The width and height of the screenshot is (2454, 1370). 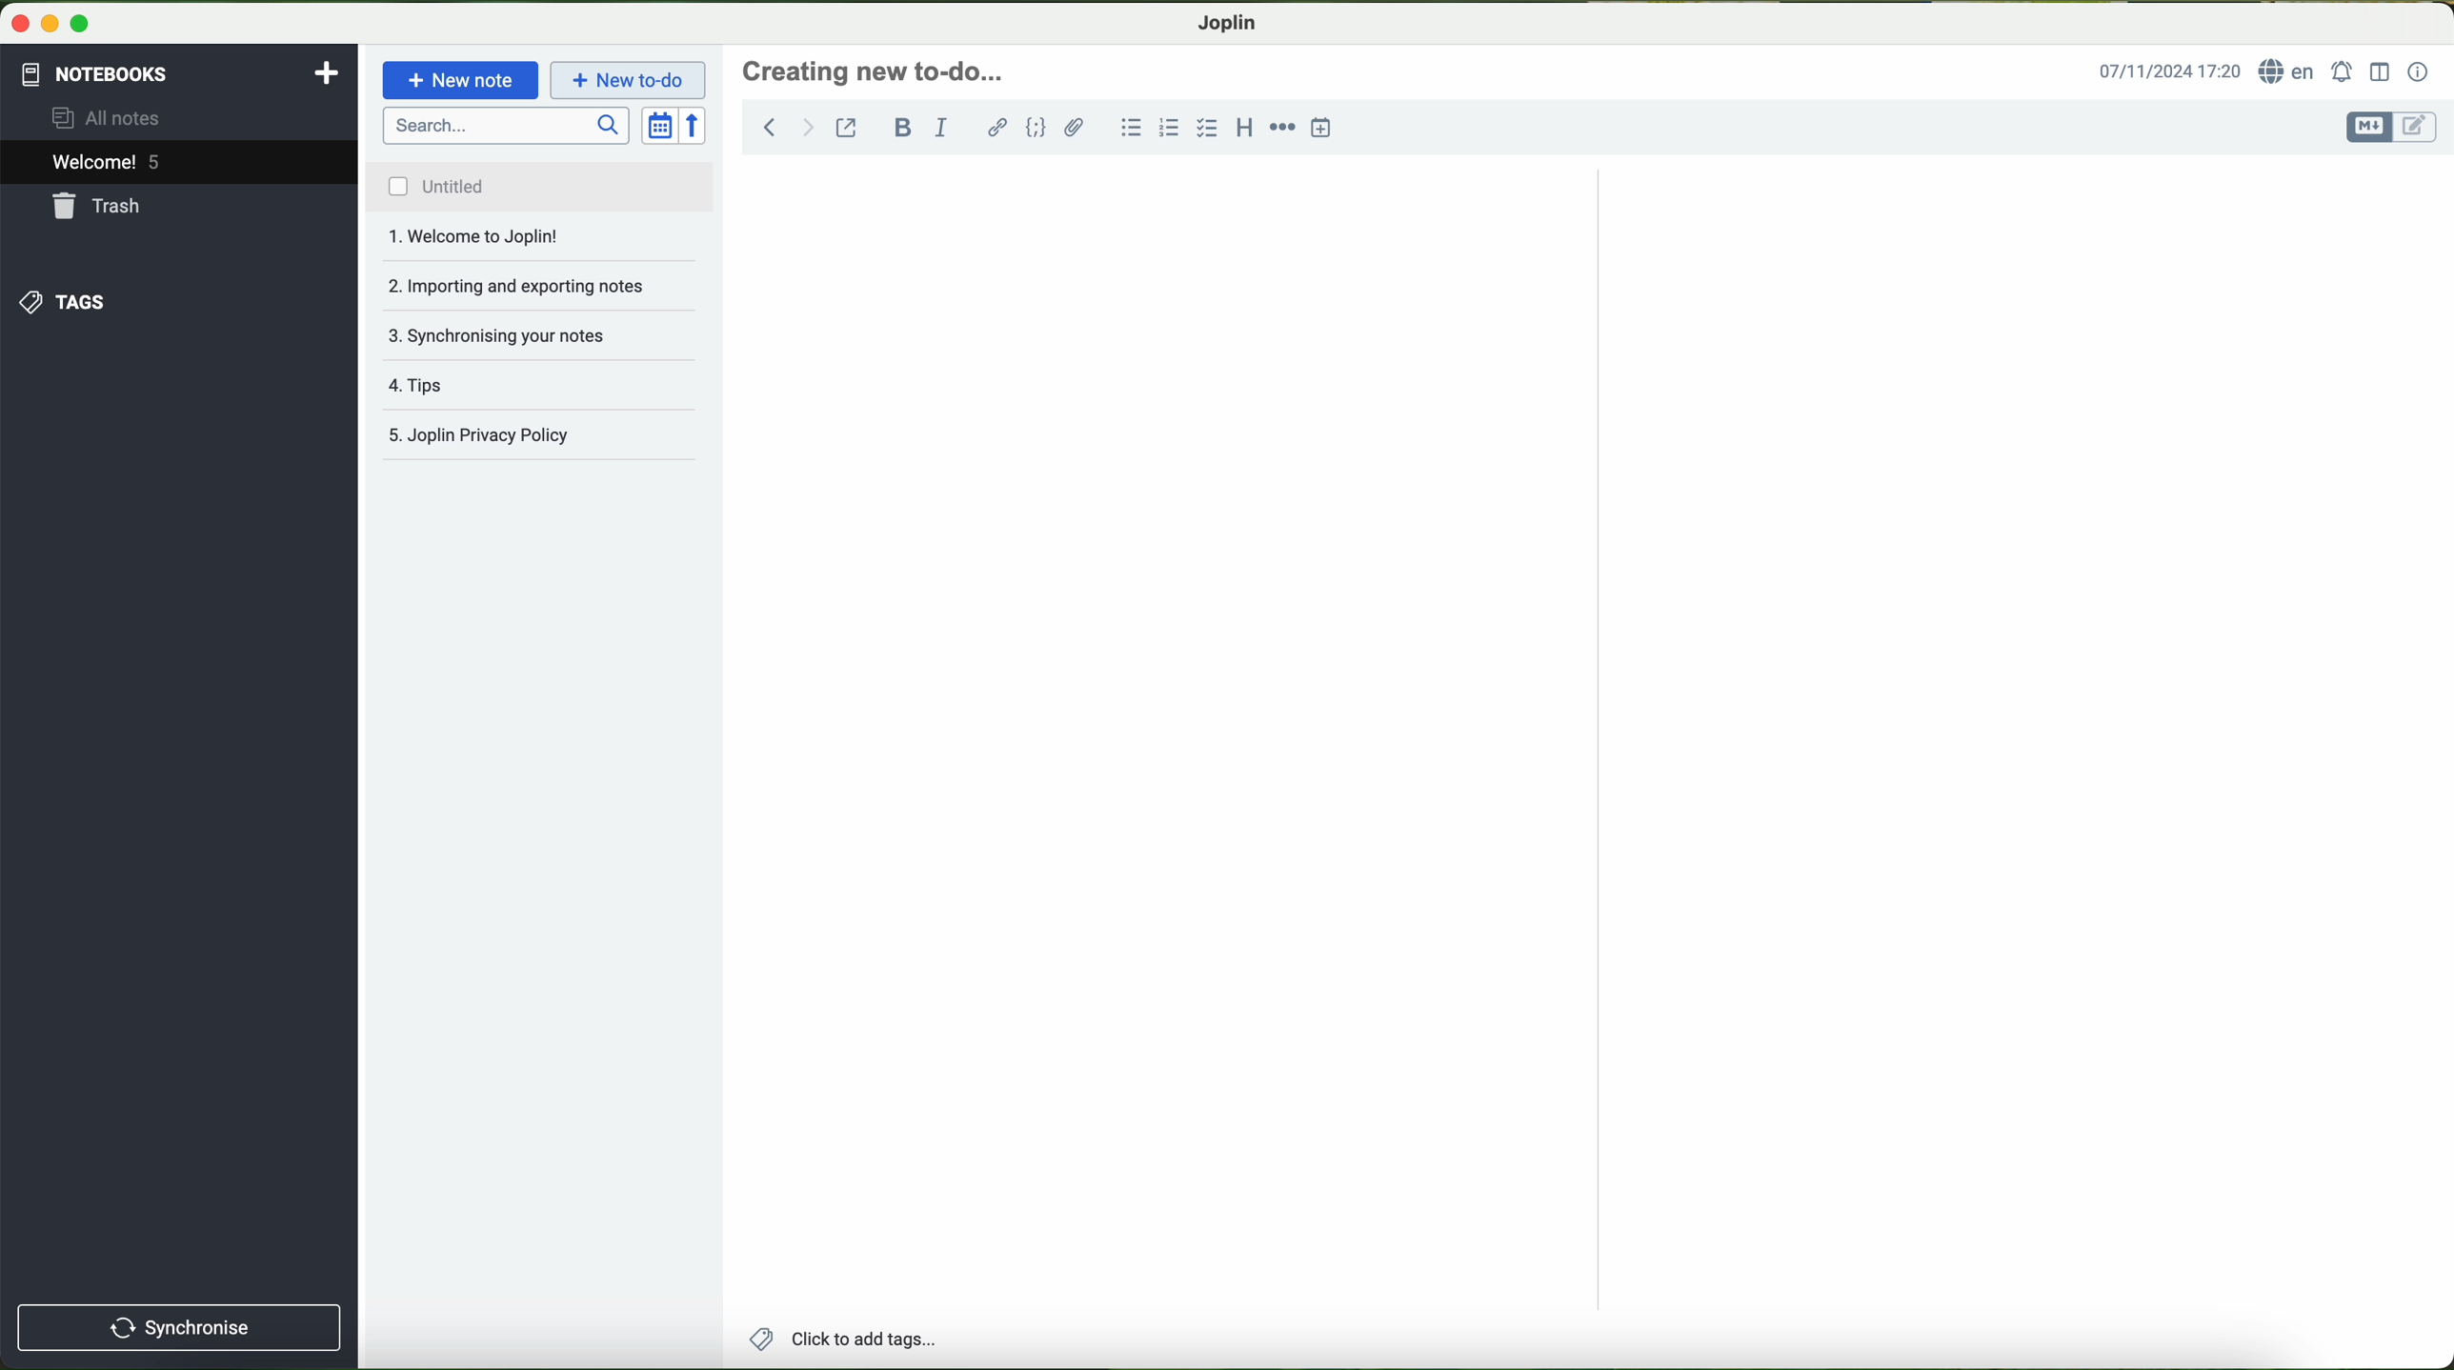 I want to click on untitled file, so click(x=543, y=190).